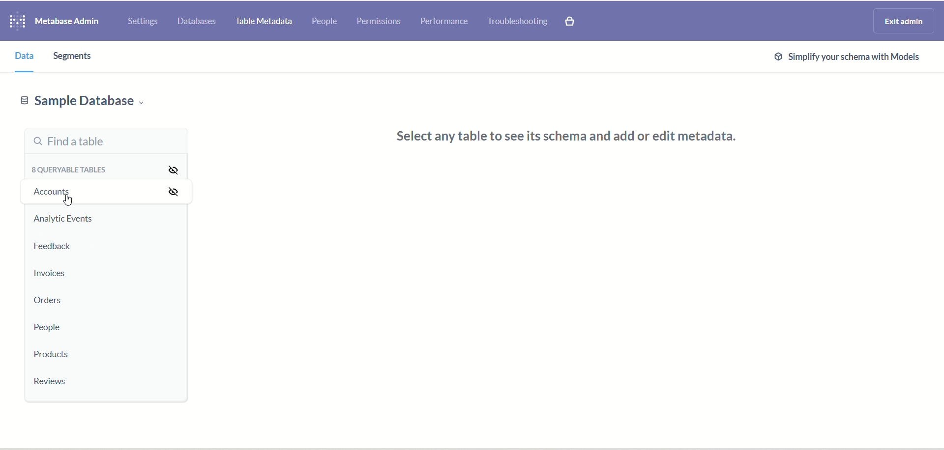  Describe the element at coordinates (53, 249) in the screenshot. I see `feedback` at that location.